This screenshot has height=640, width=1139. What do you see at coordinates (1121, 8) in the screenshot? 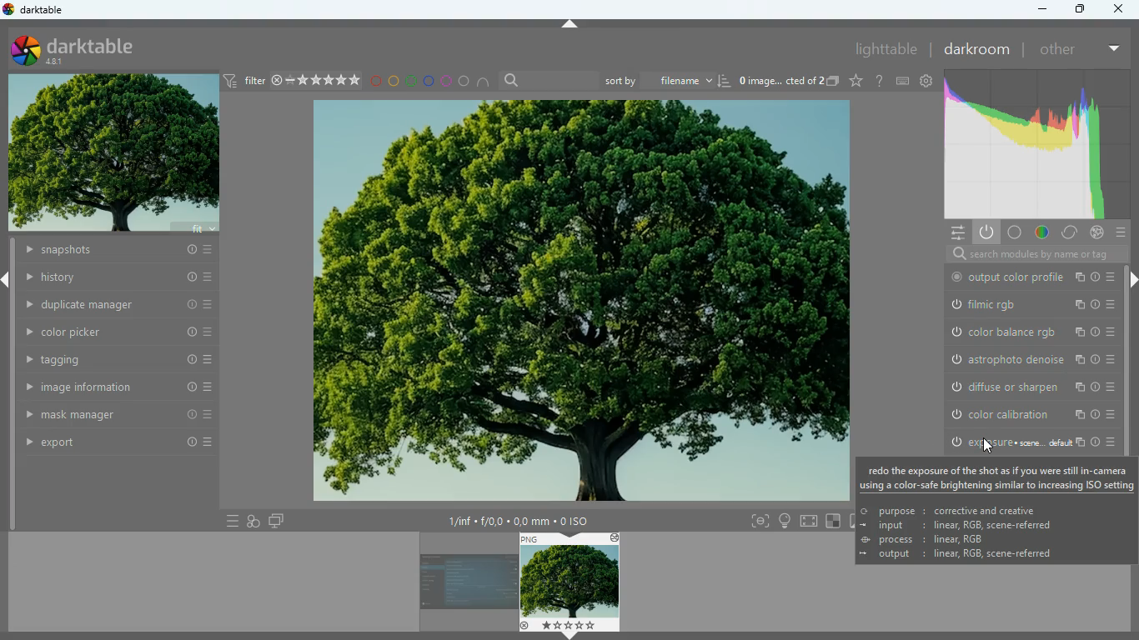
I see `close` at bounding box center [1121, 8].